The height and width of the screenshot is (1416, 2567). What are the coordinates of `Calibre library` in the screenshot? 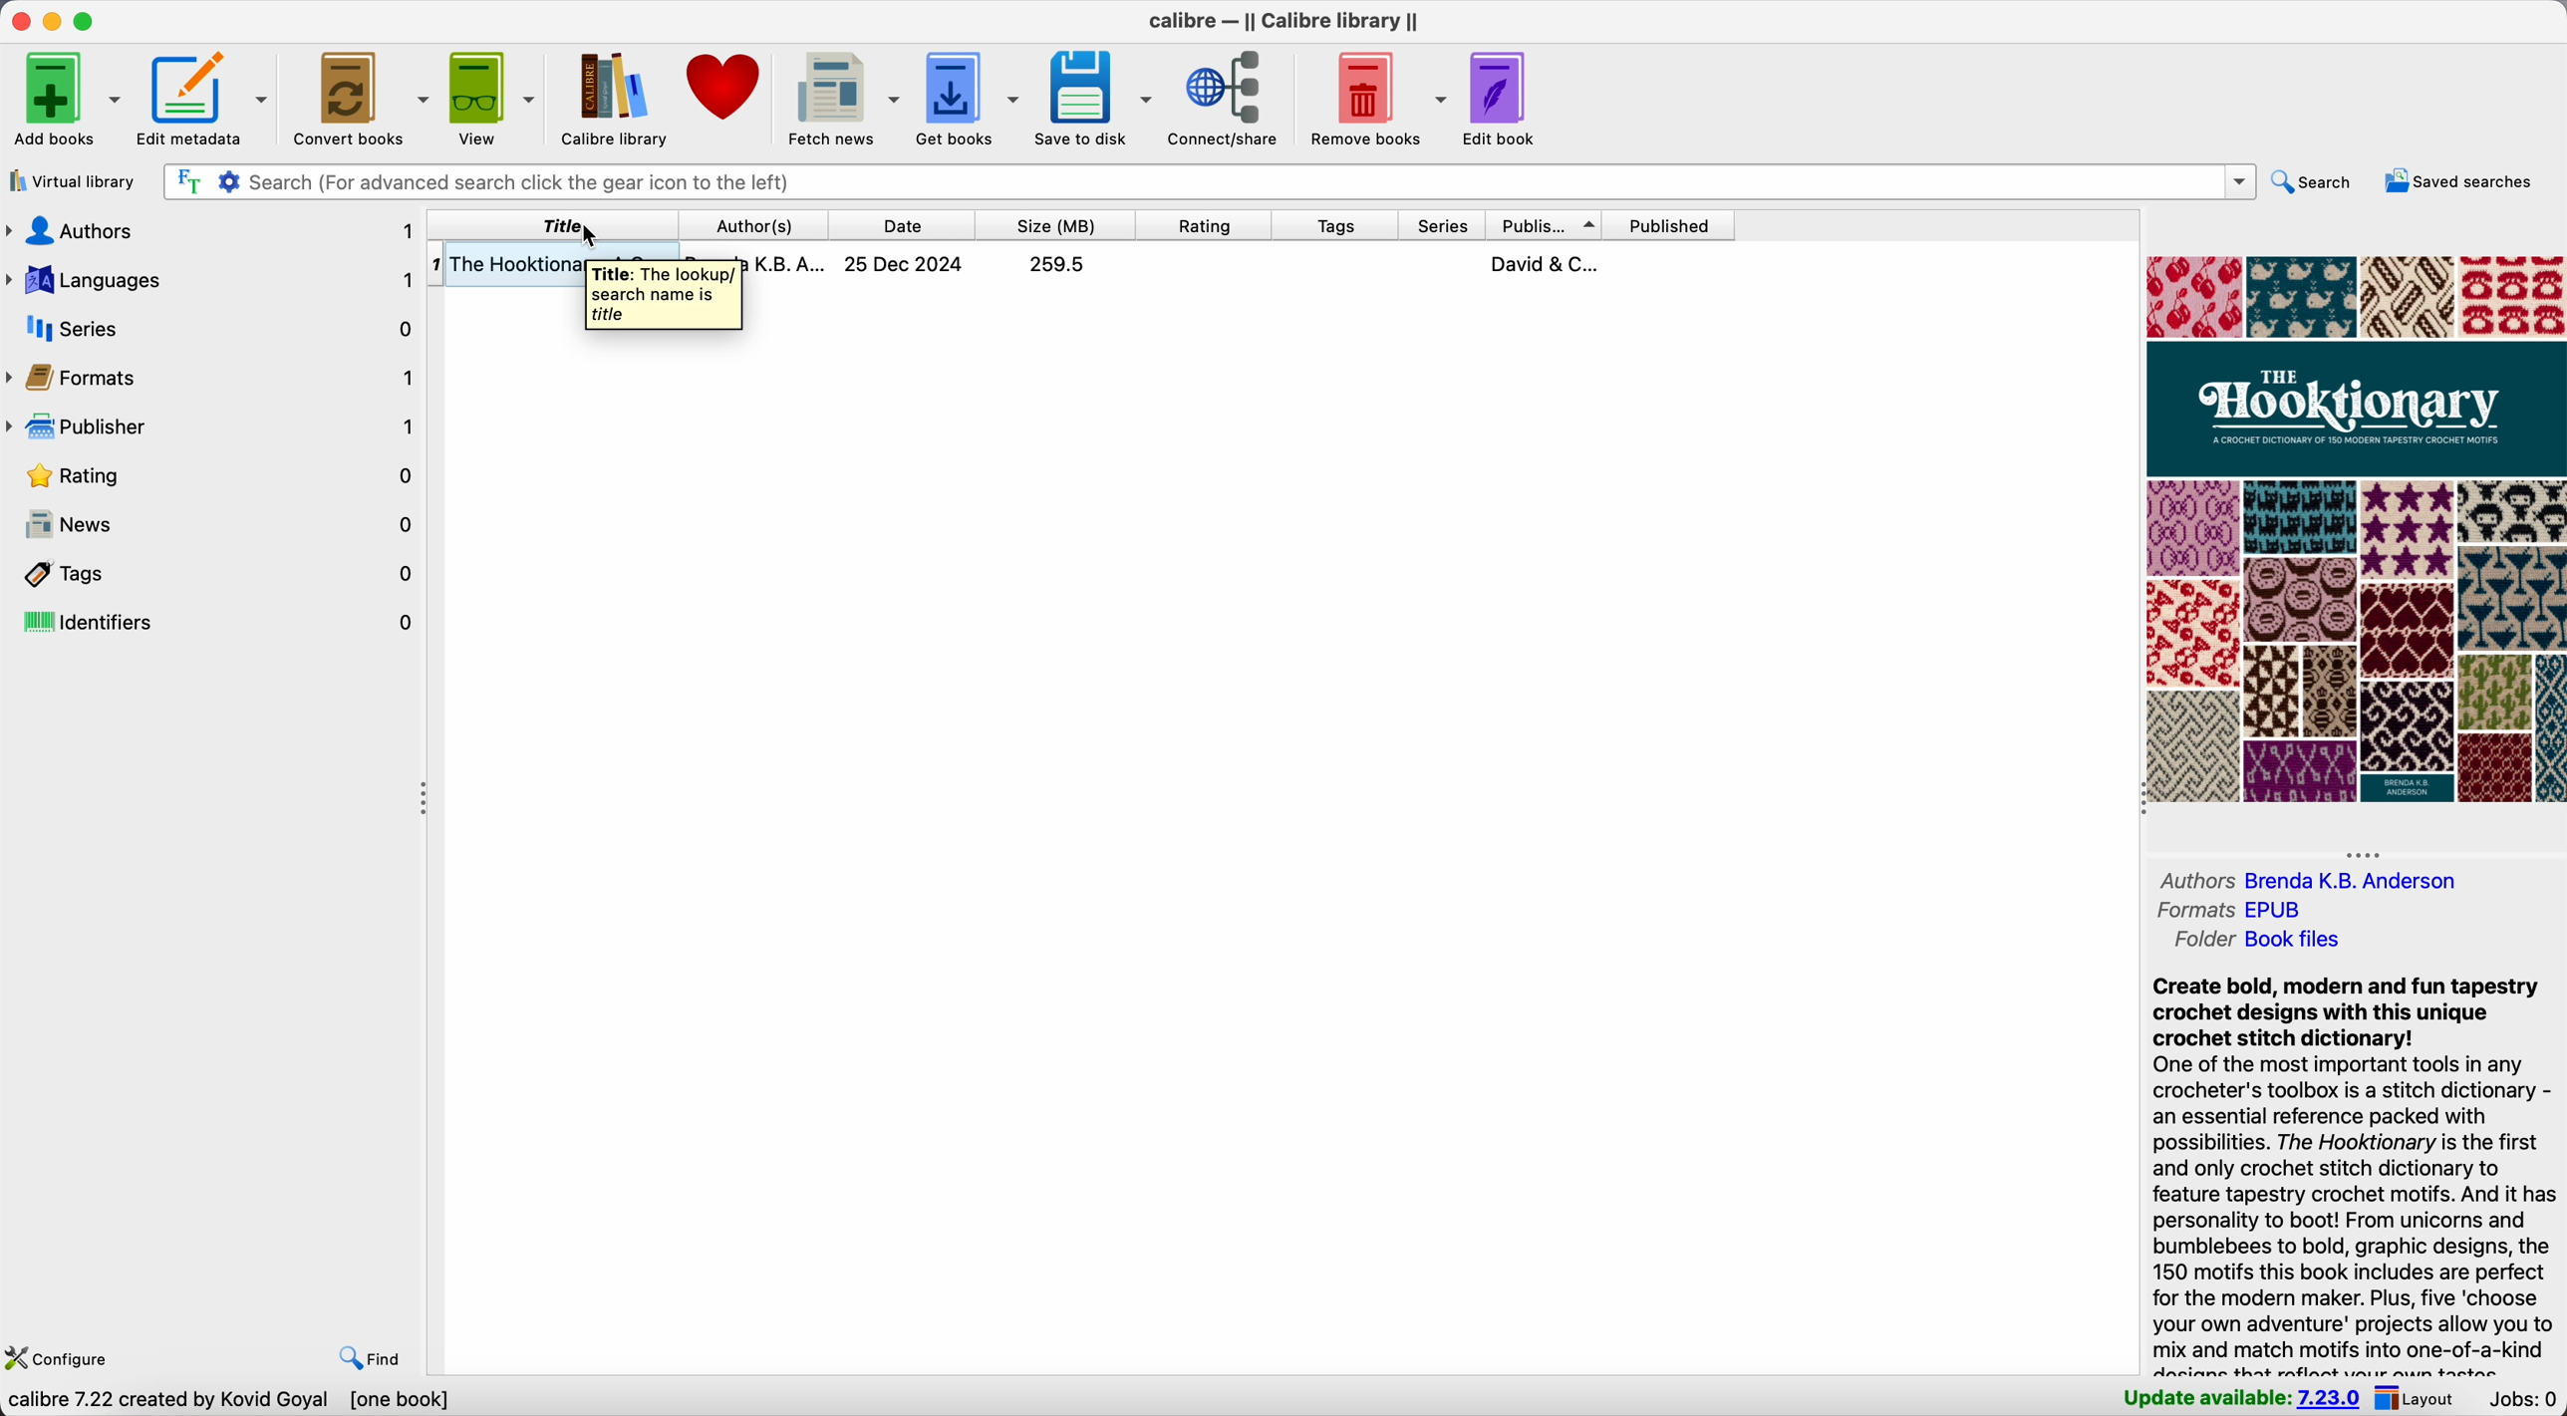 It's located at (610, 97).